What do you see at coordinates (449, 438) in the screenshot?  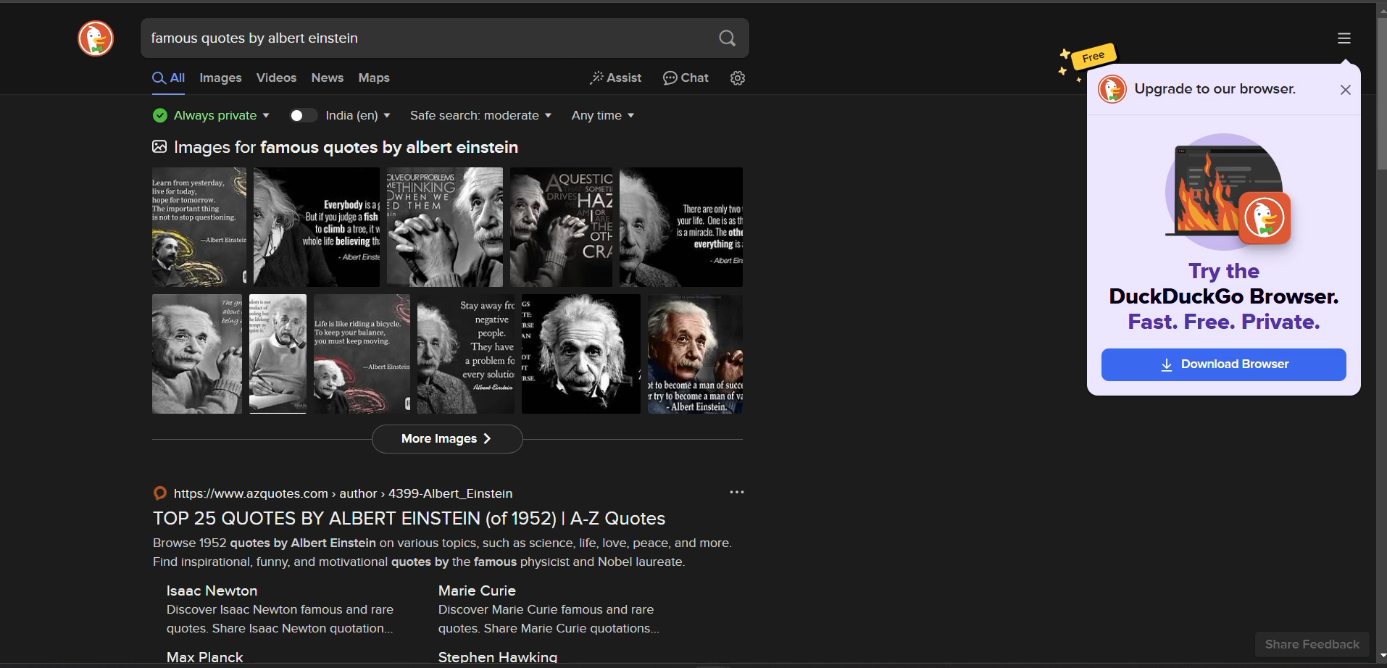 I see `more images` at bounding box center [449, 438].